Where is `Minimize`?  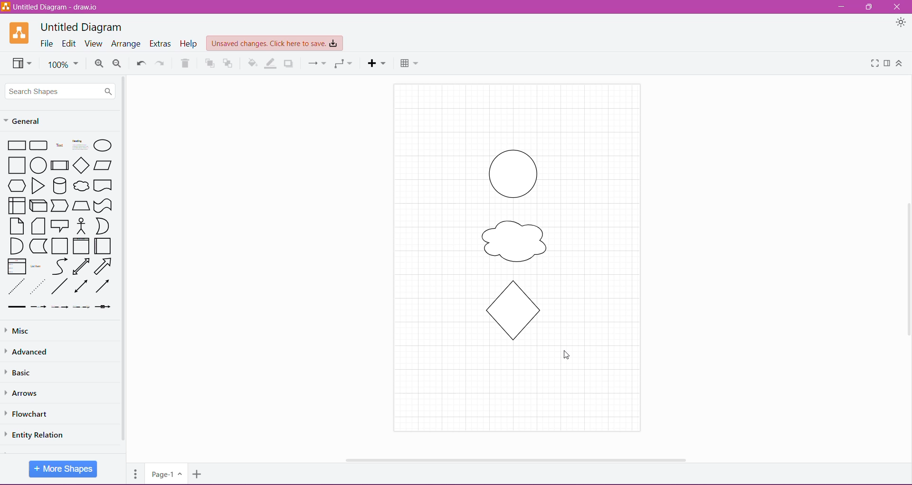 Minimize is located at coordinates (841, 7).